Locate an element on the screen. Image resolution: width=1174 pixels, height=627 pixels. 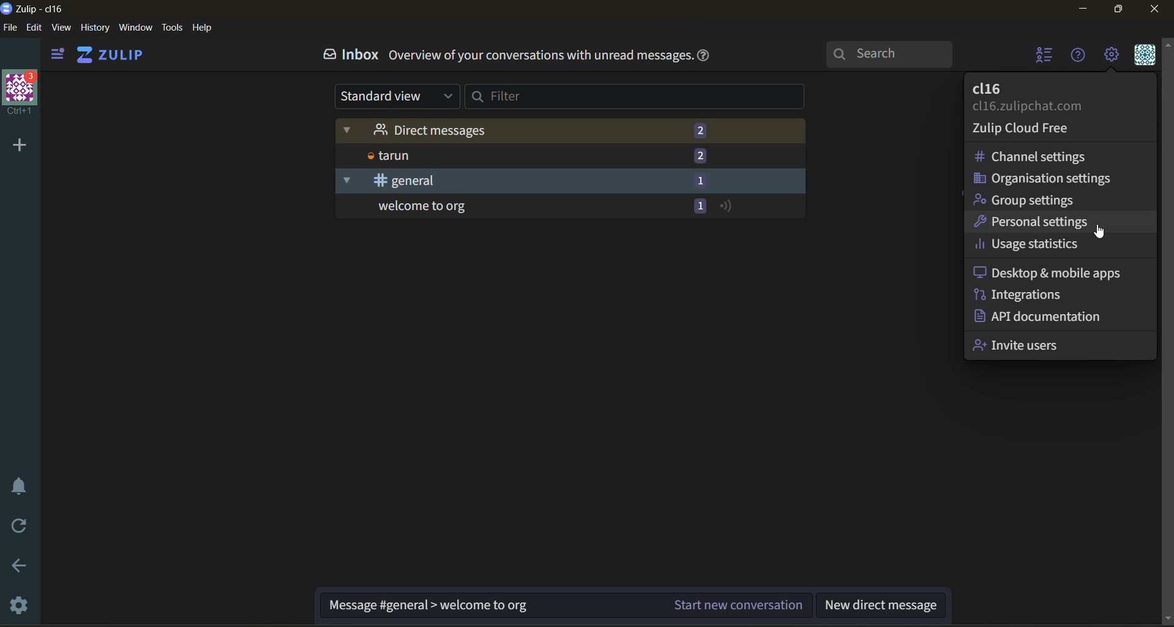
organisation name and app name is located at coordinates (39, 8).